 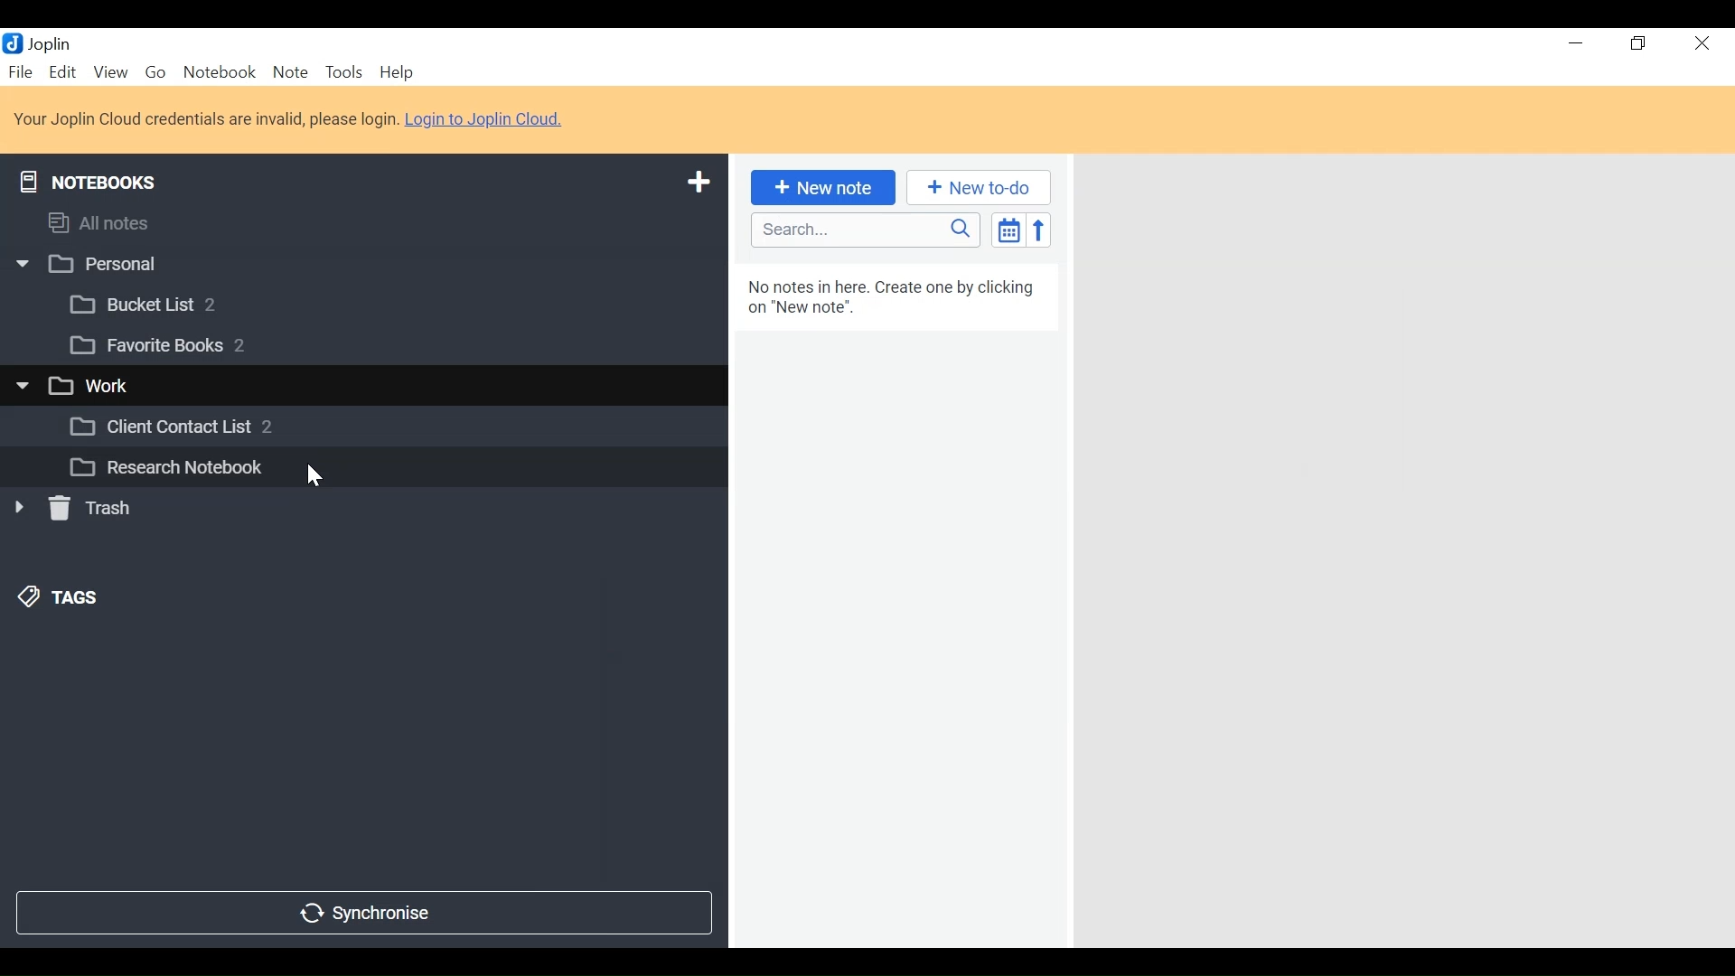 What do you see at coordinates (97, 266) in the screenshot?
I see `w |] Personal` at bounding box center [97, 266].